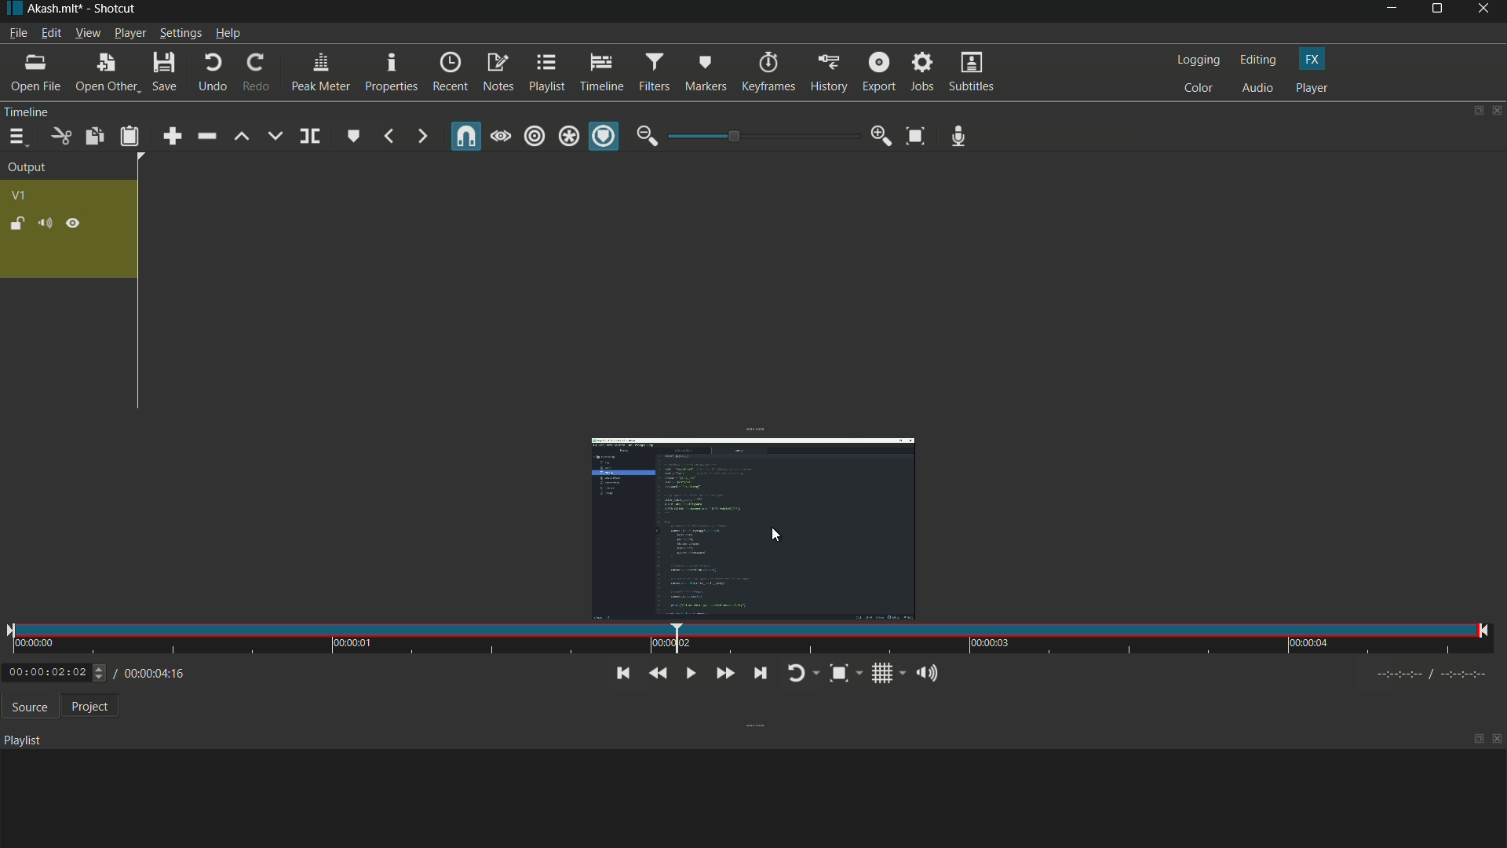 The width and height of the screenshot is (1507, 848). Describe the element at coordinates (757, 672) in the screenshot. I see `skip to the next point` at that location.